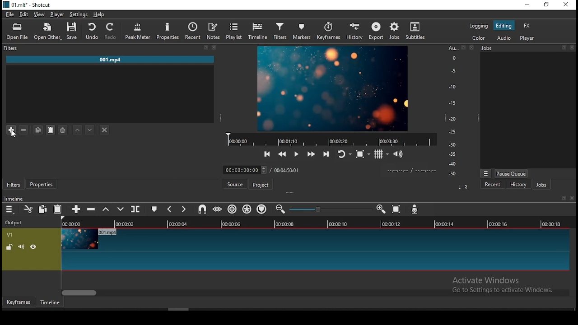 This screenshot has width=578, height=325. Describe the element at coordinates (203, 209) in the screenshot. I see `snap` at that location.